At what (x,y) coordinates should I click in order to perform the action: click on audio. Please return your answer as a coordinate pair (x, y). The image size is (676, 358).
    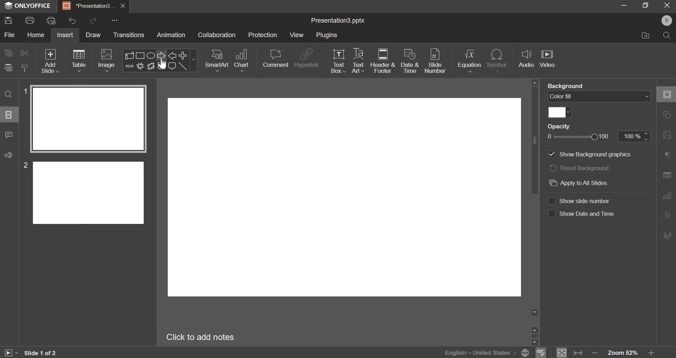
    Looking at the image, I should click on (527, 59).